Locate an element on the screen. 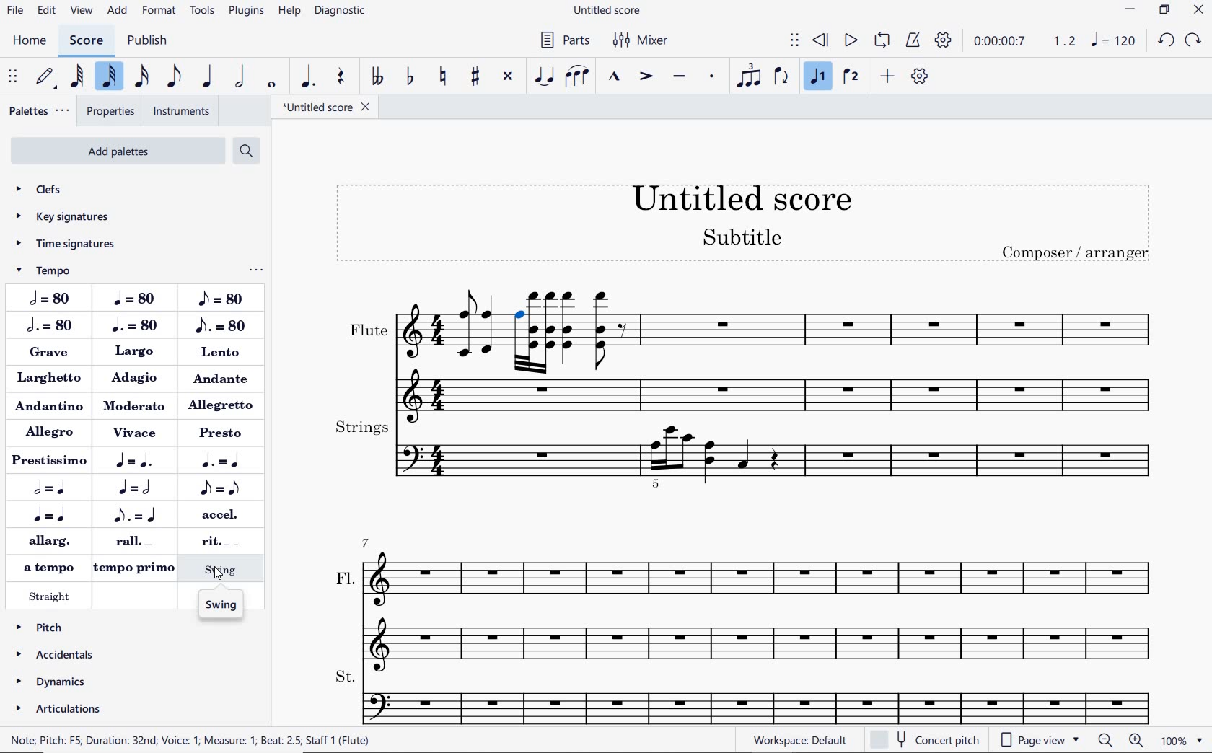  accidentals is located at coordinates (56, 655).